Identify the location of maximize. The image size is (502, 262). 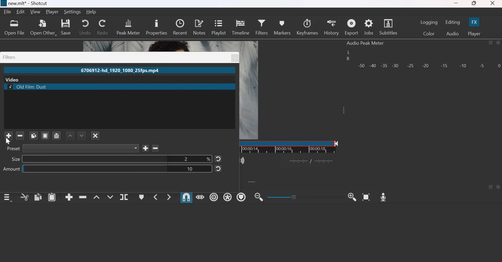
(491, 187).